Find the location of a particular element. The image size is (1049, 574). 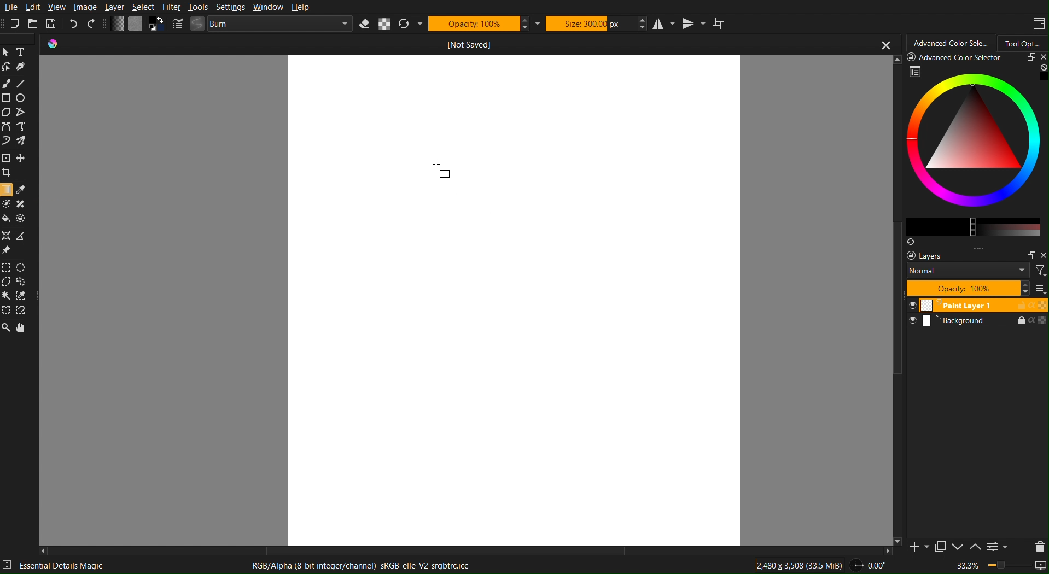

Circle is located at coordinates (22, 97).